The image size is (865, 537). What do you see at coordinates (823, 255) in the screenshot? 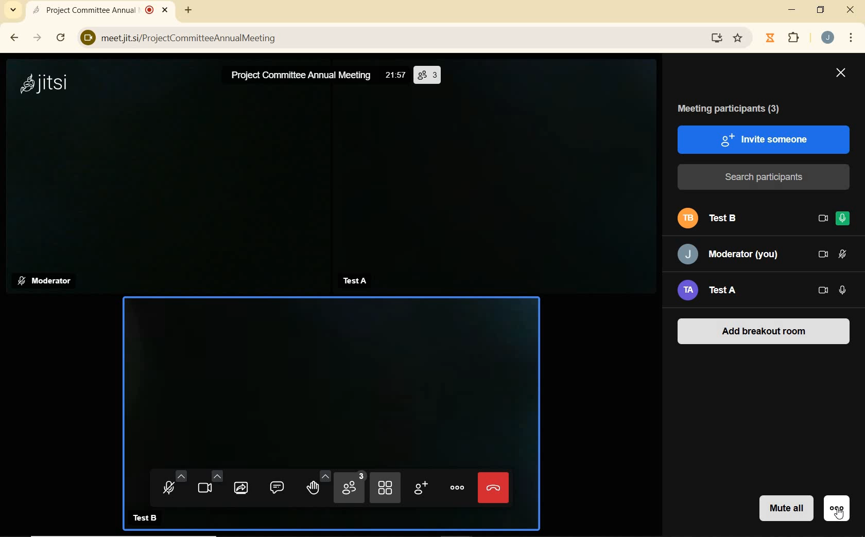
I see `CAMERA` at bounding box center [823, 255].